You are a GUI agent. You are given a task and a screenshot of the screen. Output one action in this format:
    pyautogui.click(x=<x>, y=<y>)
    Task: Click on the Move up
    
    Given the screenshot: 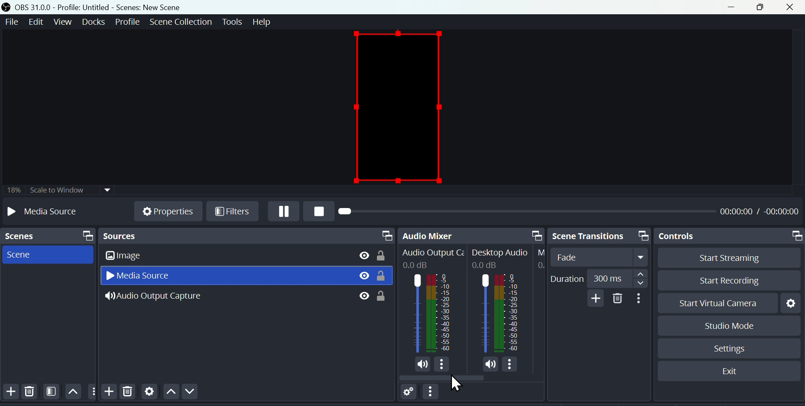 What is the action you would take?
    pyautogui.click(x=169, y=393)
    